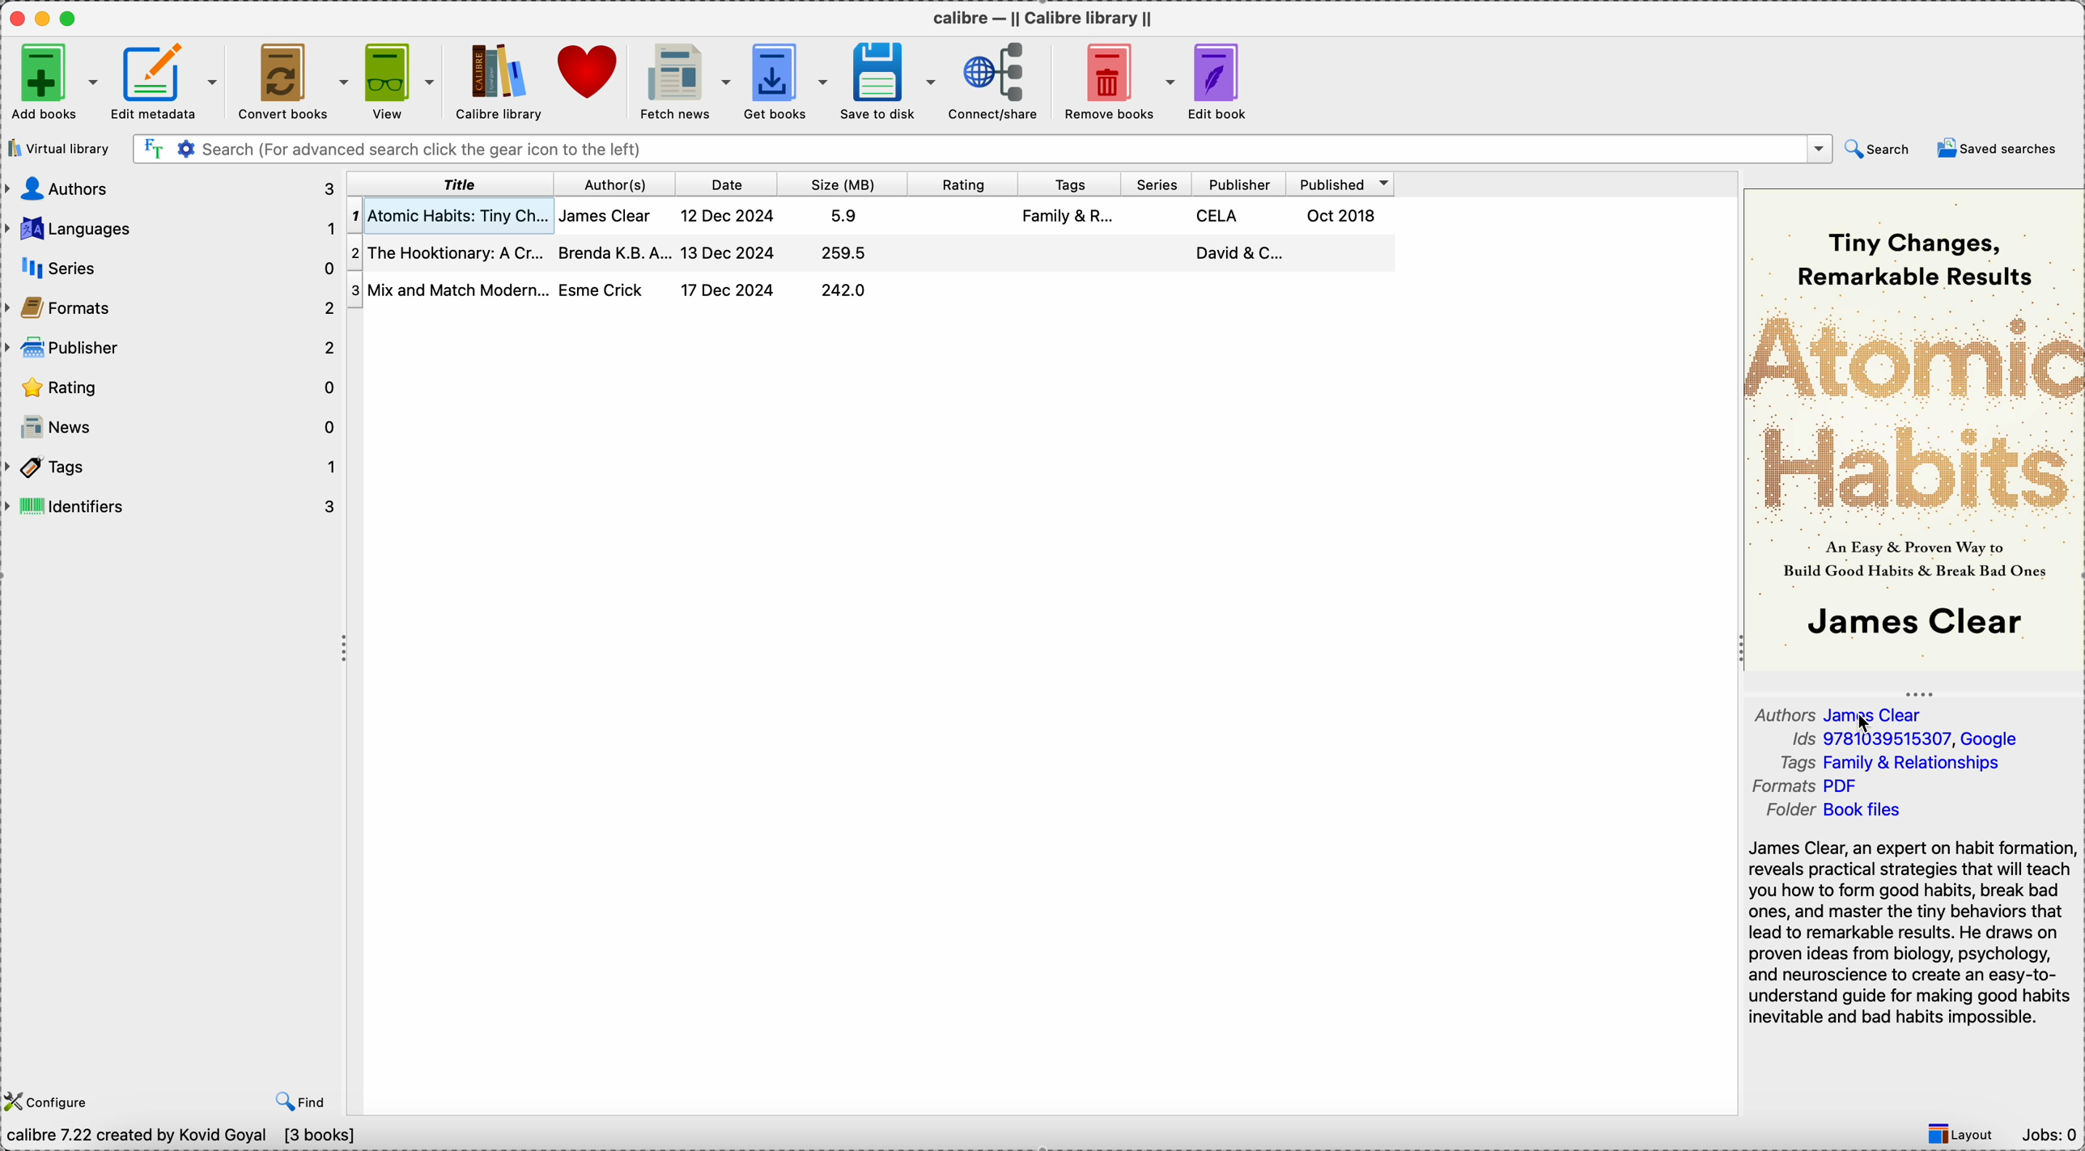 Image resolution: width=2085 pixels, height=1151 pixels. What do you see at coordinates (1218, 83) in the screenshot?
I see `edit book` at bounding box center [1218, 83].